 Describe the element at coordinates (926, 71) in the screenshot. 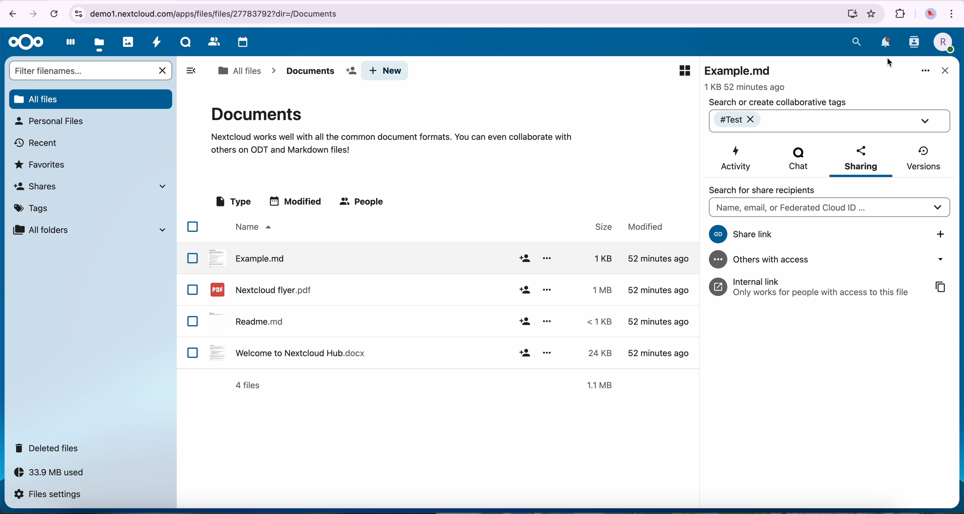

I see `more options` at that location.